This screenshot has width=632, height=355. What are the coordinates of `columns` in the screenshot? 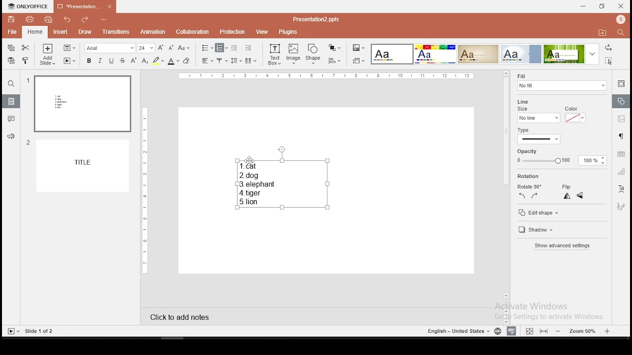 It's located at (251, 60).